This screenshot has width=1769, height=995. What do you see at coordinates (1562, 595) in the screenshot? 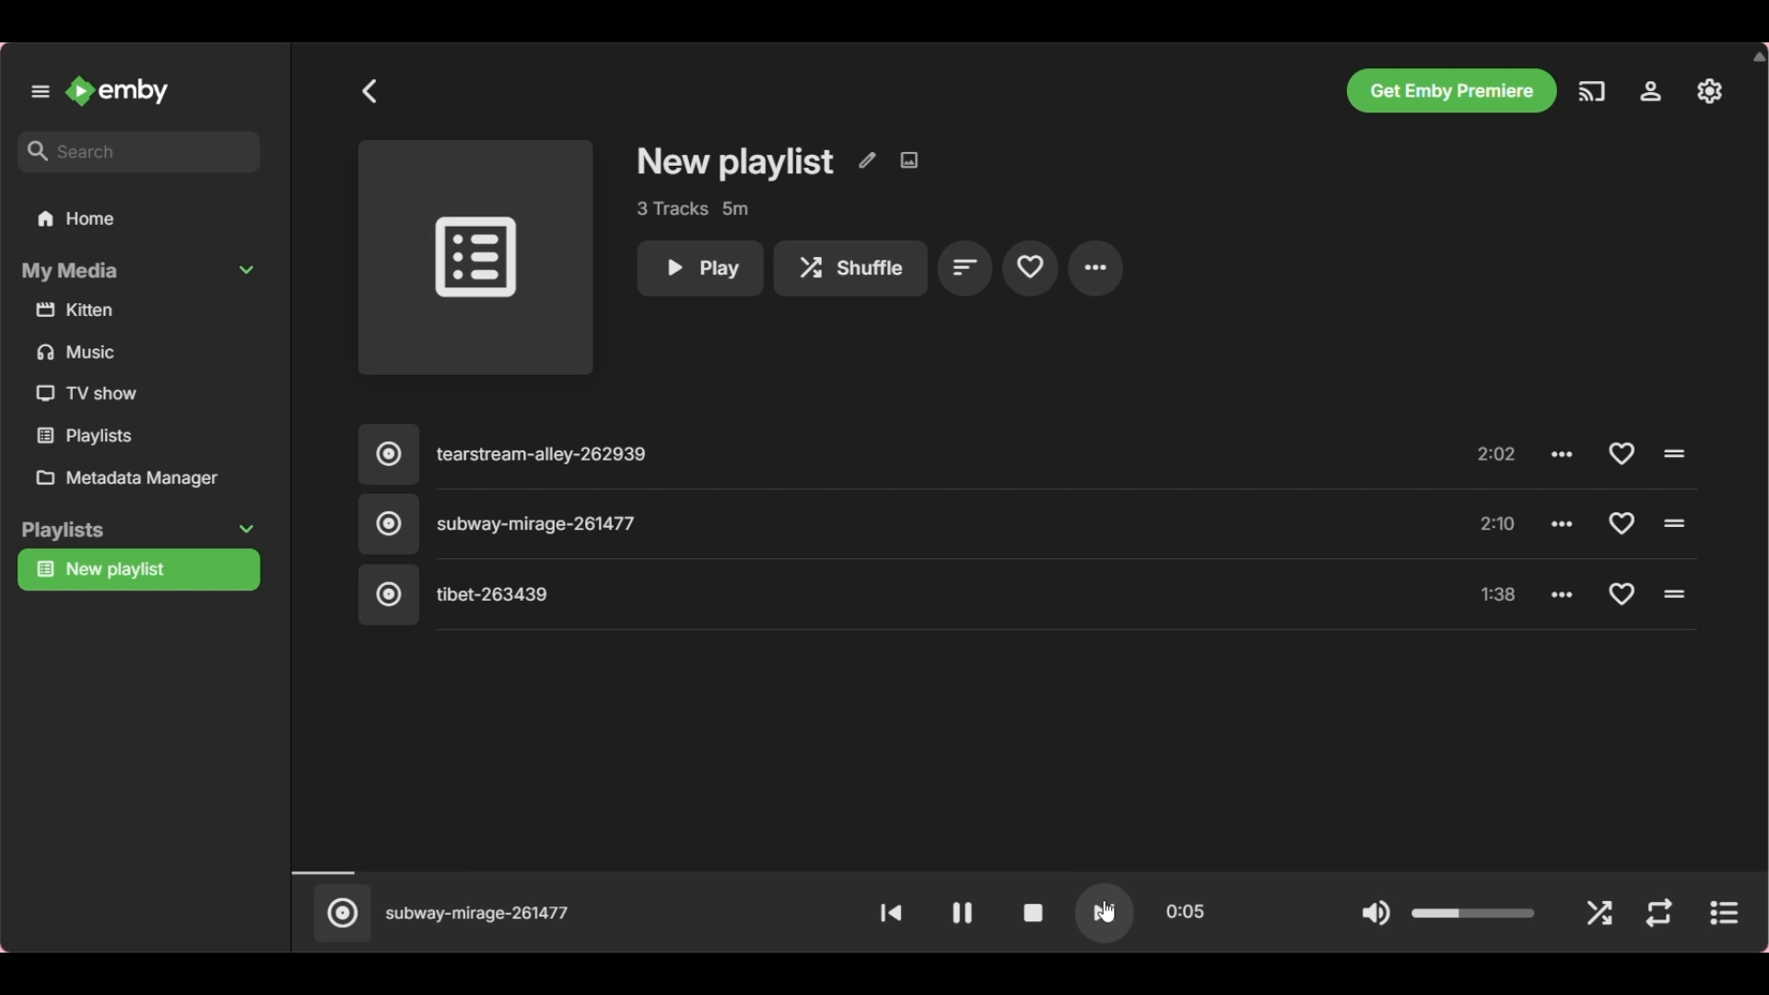
I see `options` at bounding box center [1562, 595].